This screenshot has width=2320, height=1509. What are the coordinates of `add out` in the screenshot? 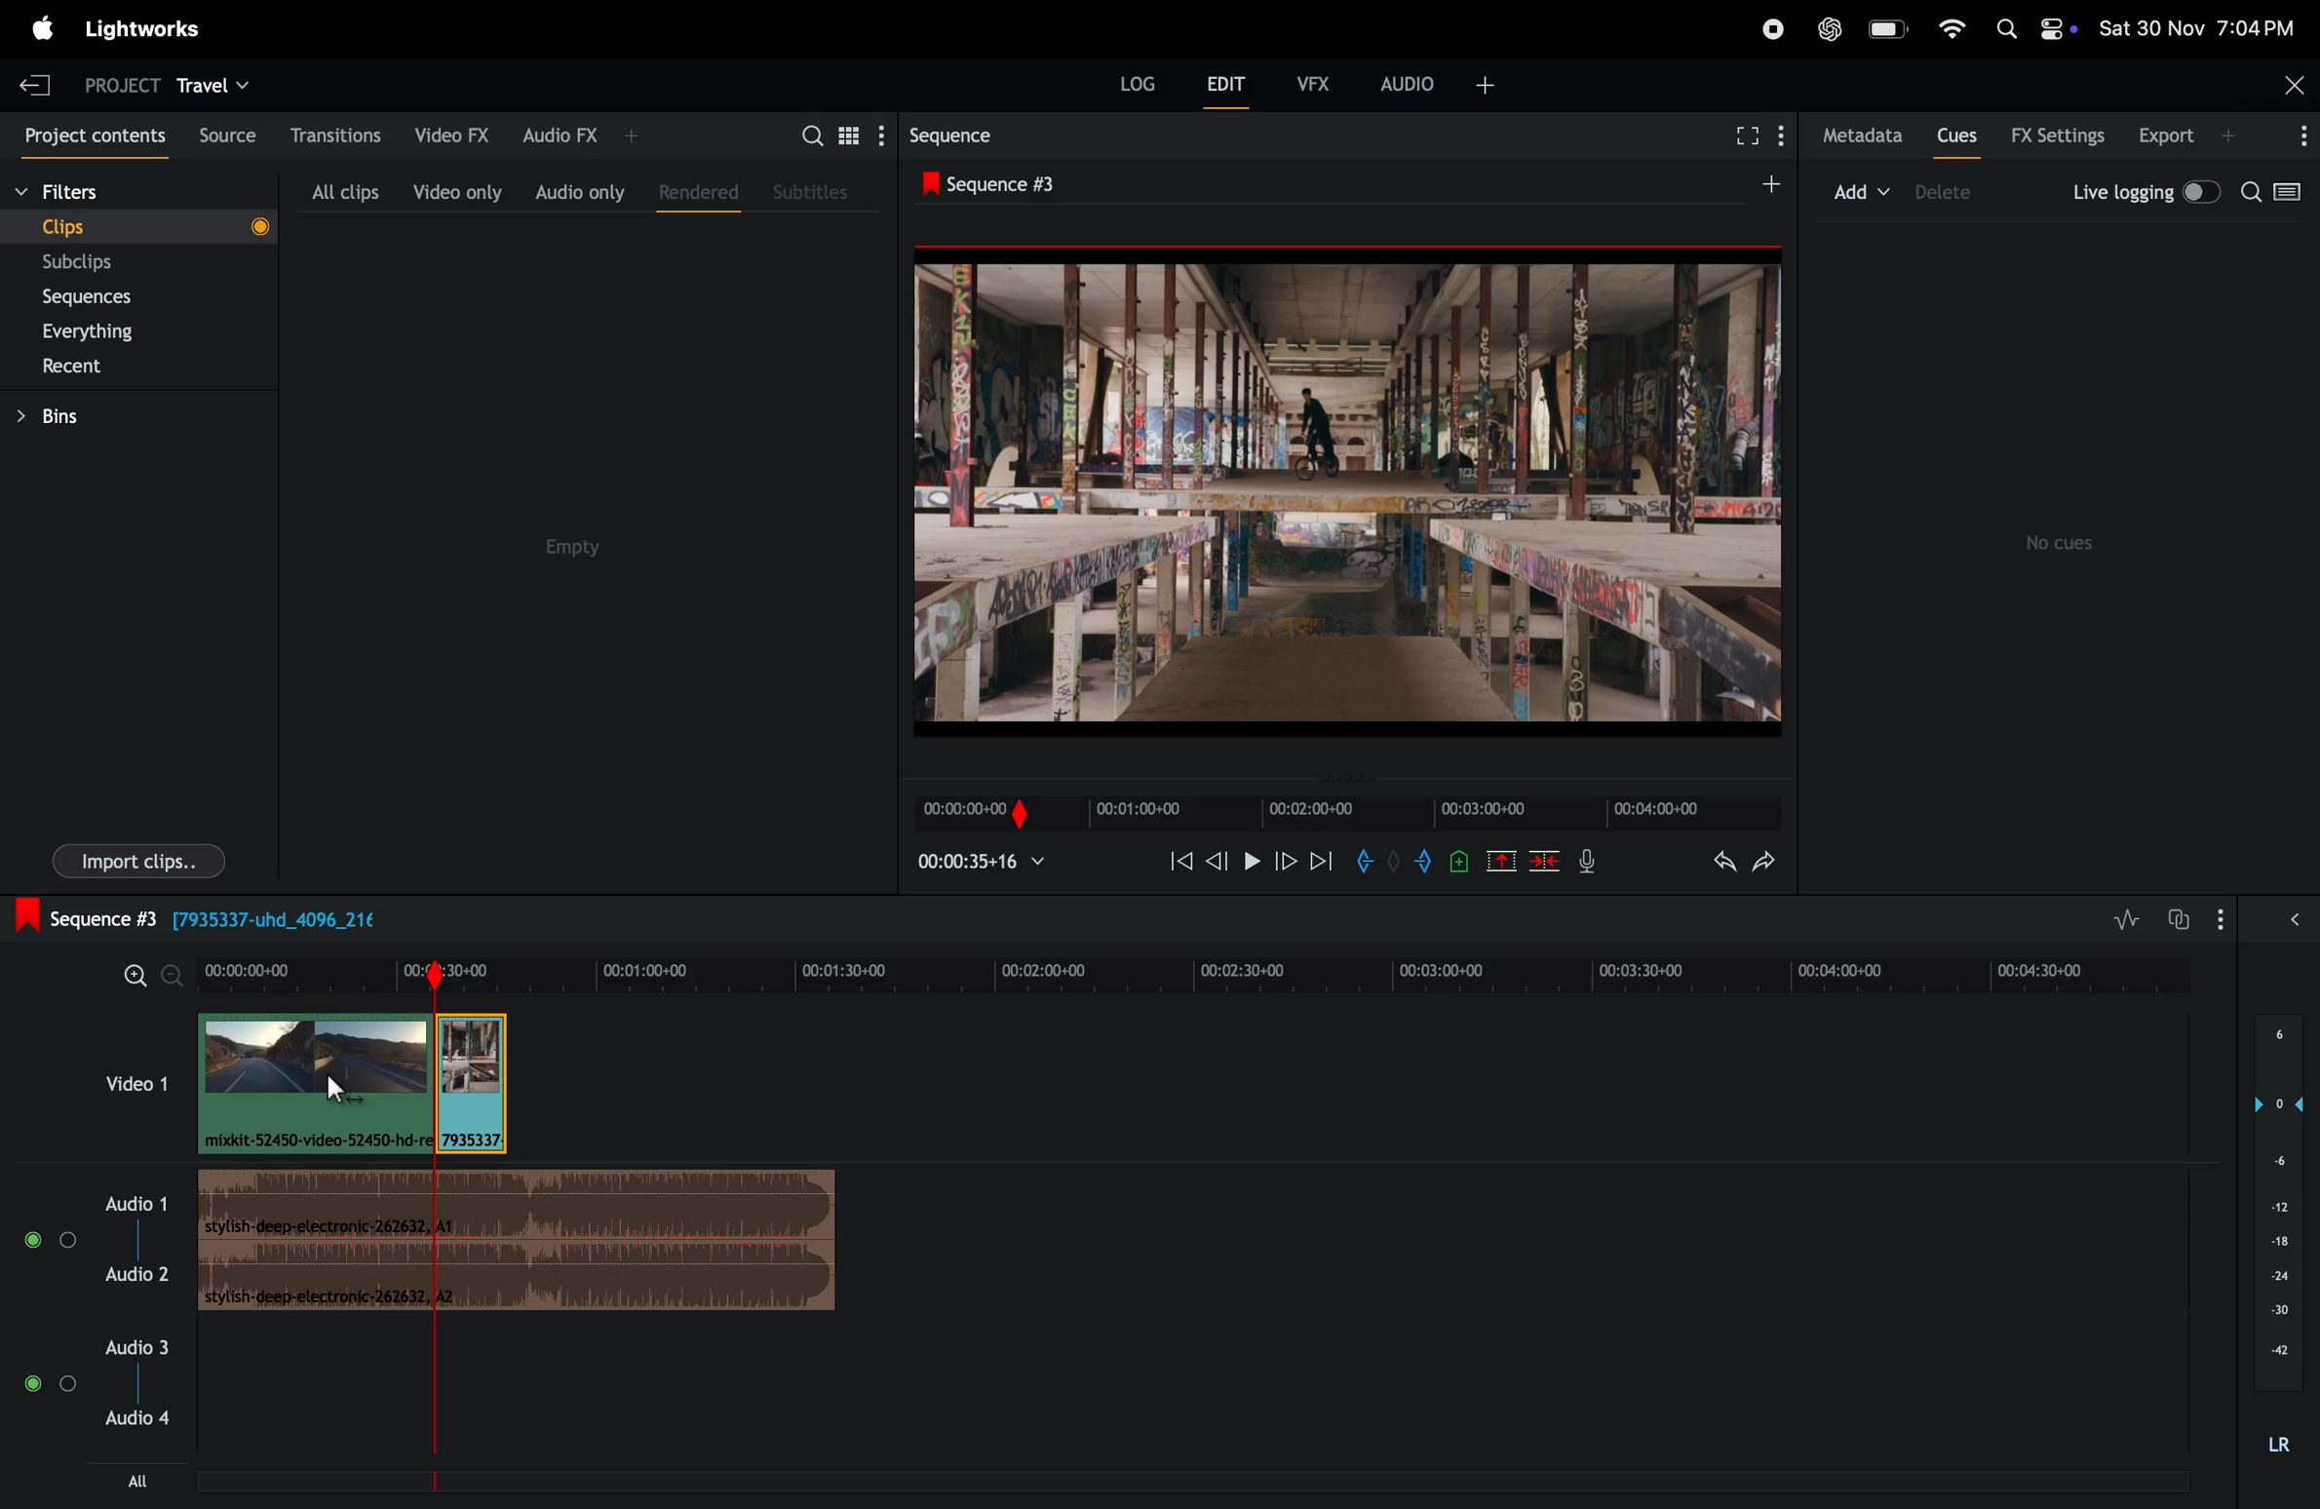 It's located at (1426, 865).